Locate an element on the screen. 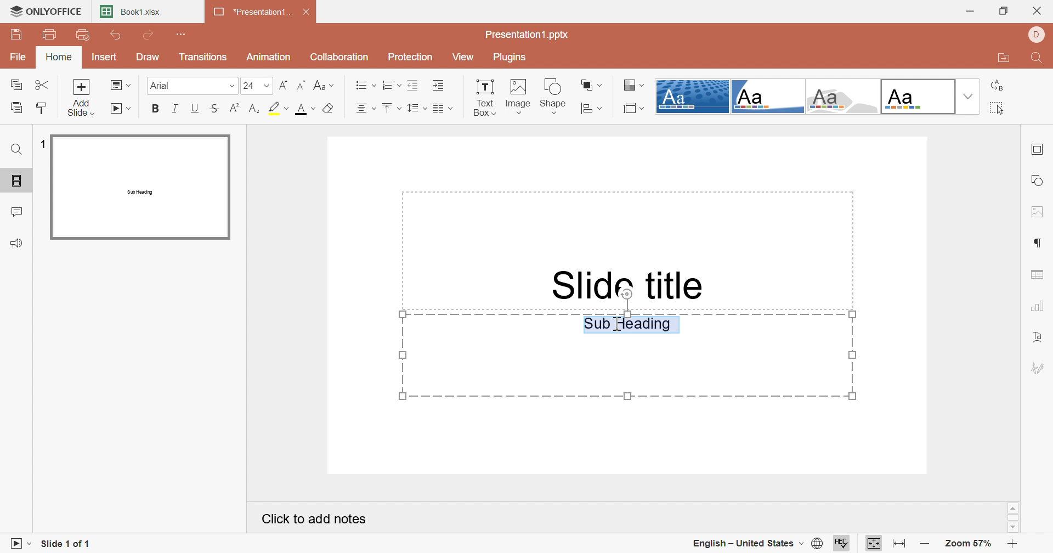 The width and height of the screenshot is (1053, 553). Chart settings is located at coordinates (1037, 308).